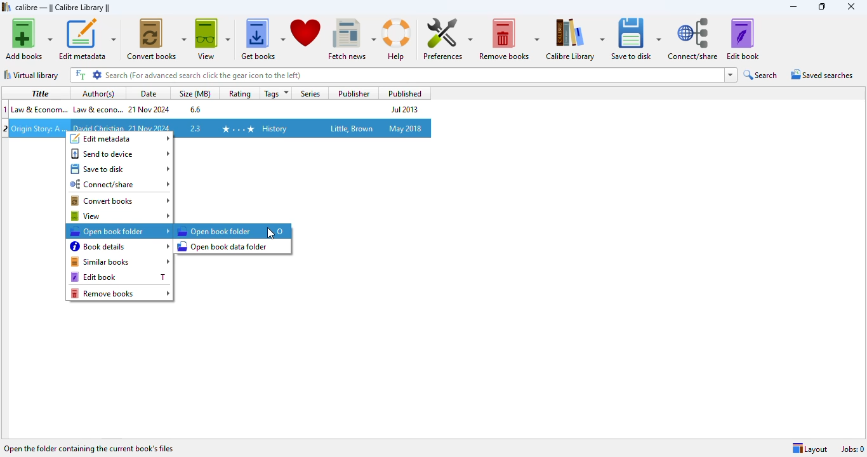 The height and width of the screenshot is (457, 867). I want to click on edit book, so click(743, 39).